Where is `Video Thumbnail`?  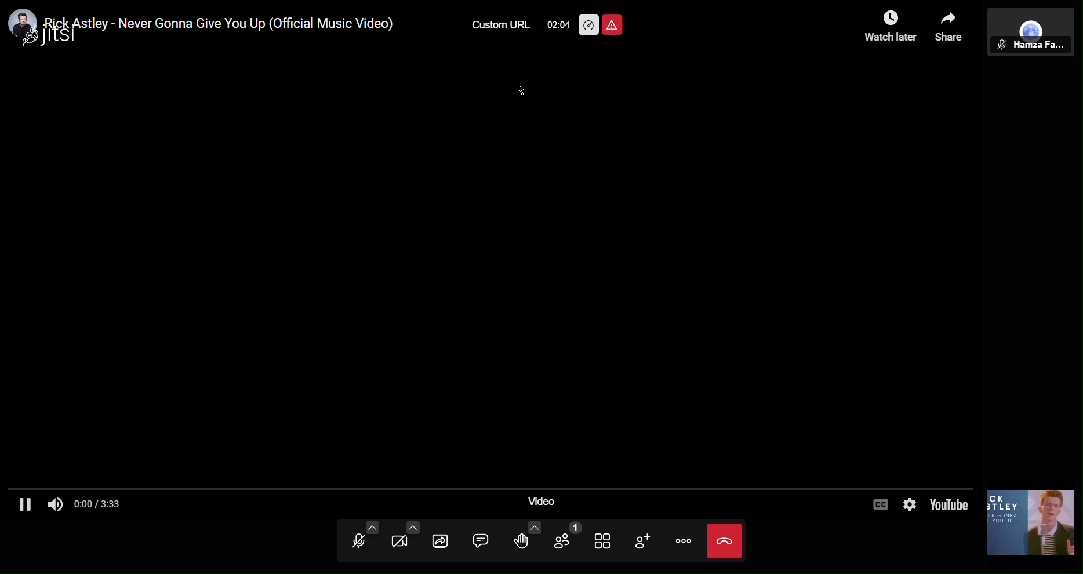
Video Thumbnail is located at coordinates (1034, 519).